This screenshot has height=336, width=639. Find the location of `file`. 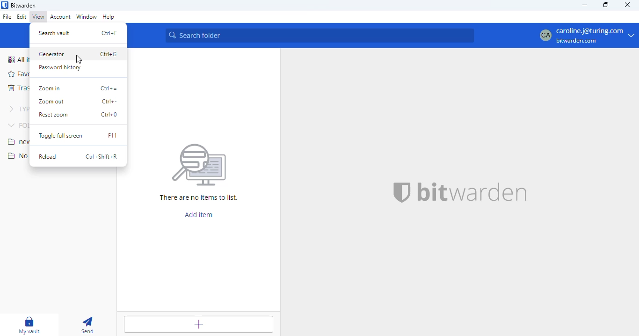

file is located at coordinates (7, 16).